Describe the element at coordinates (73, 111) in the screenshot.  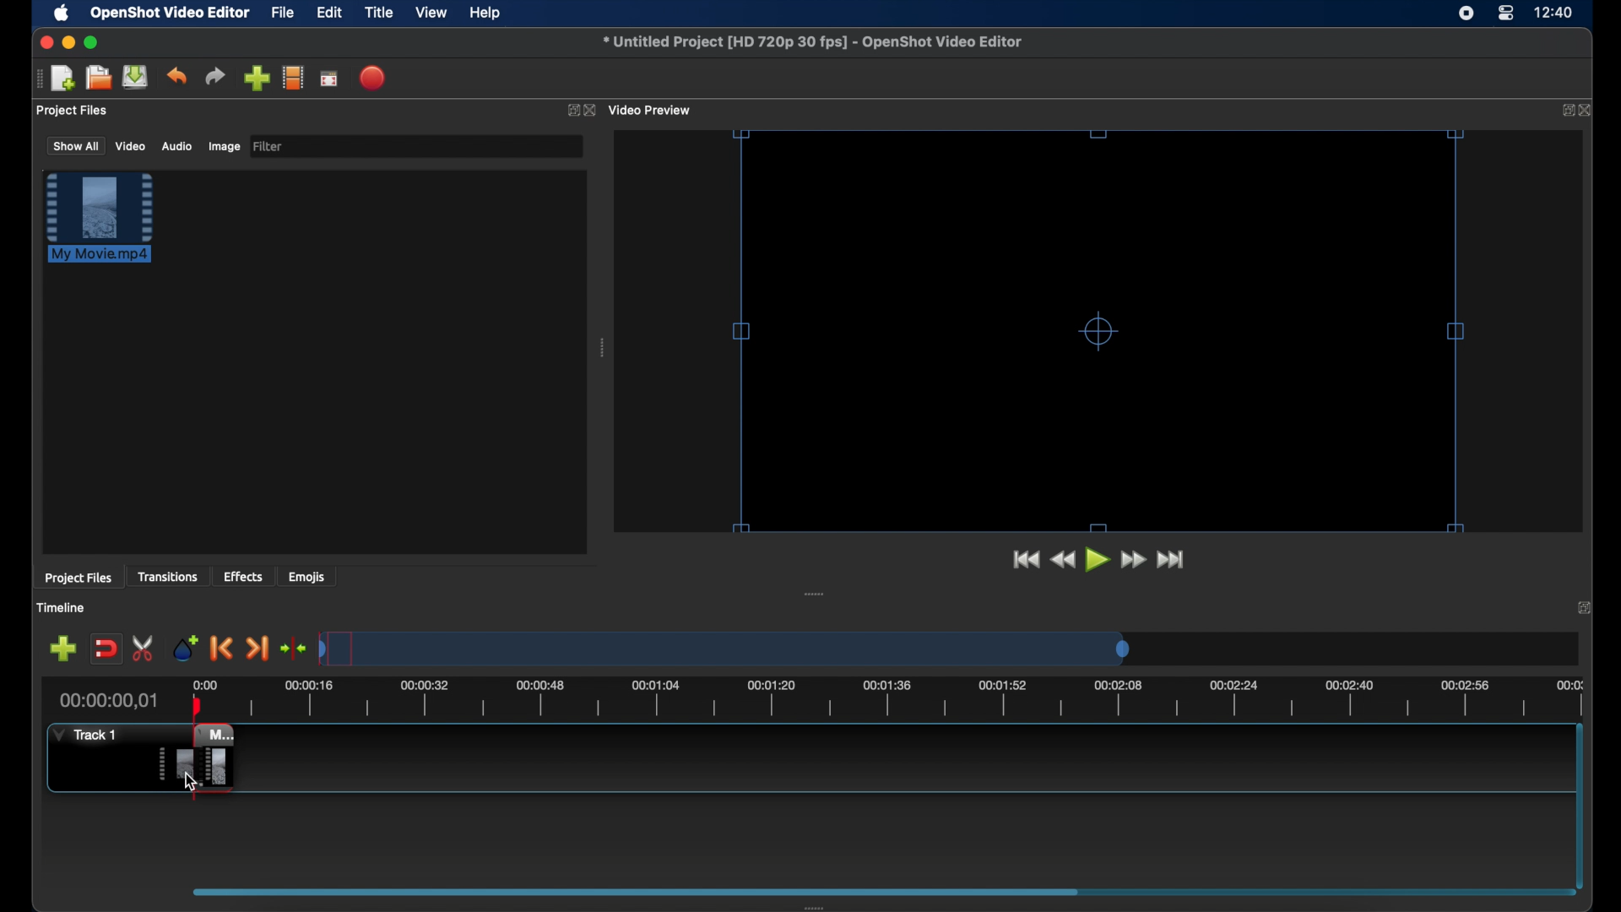
I see `project files` at that location.